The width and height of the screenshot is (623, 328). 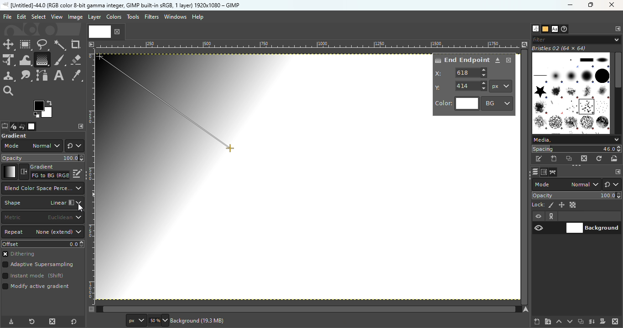 I want to click on Text tool, so click(x=59, y=76).